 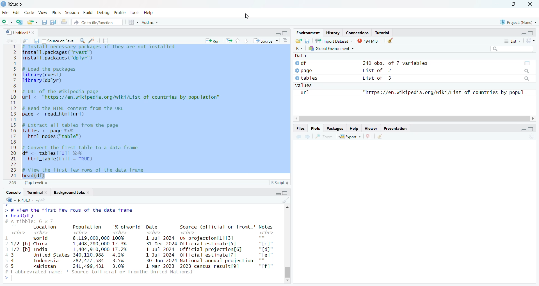 I want to click on 194 MiB, so click(x=369, y=40).